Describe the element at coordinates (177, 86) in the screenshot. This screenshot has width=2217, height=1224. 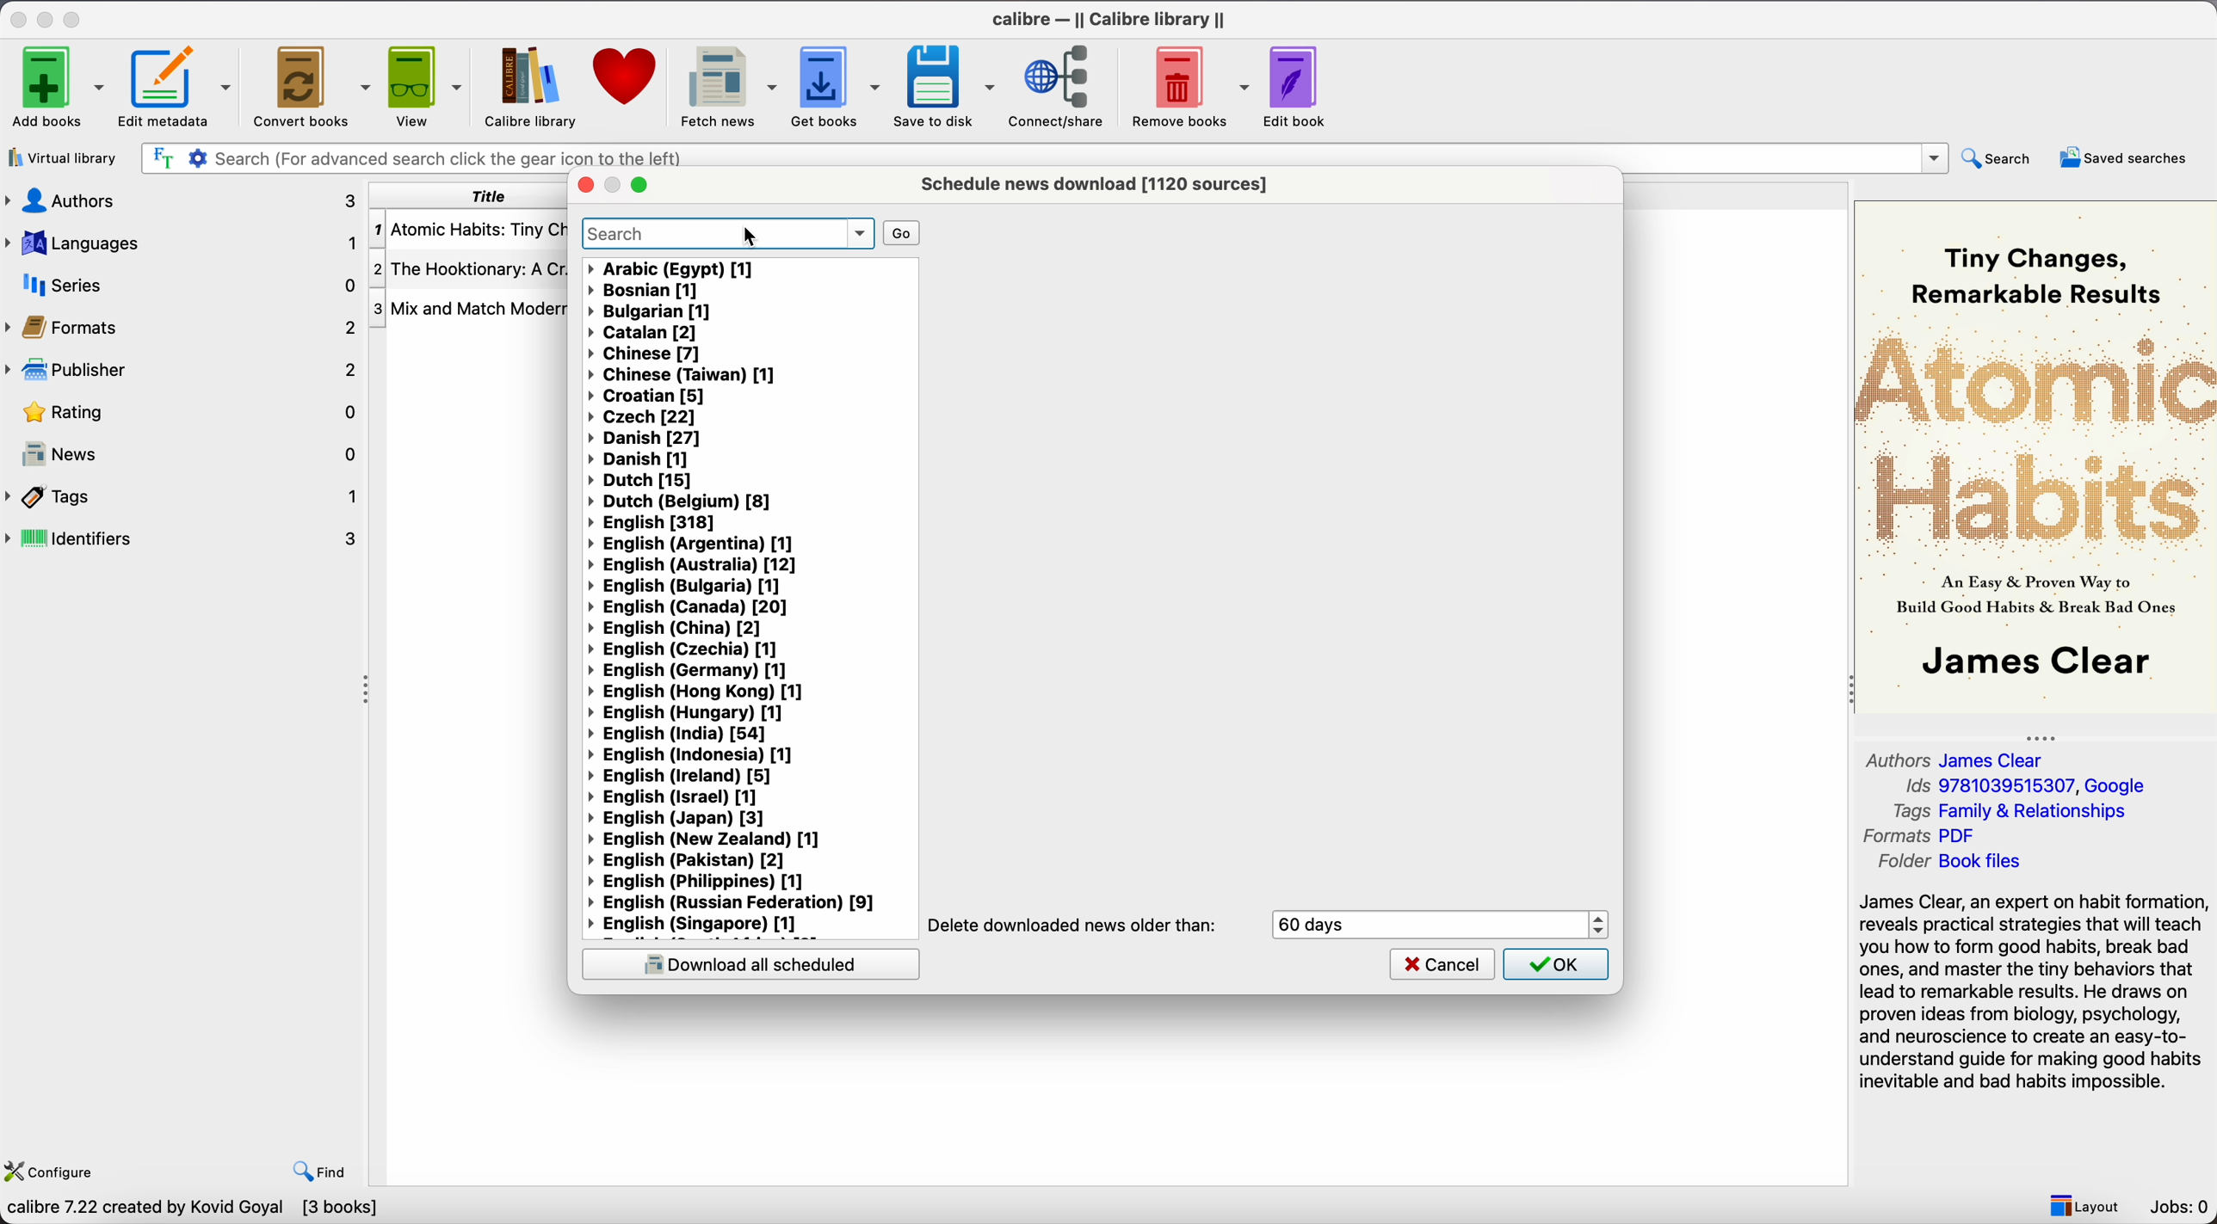
I see `Edit metadata` at that location.